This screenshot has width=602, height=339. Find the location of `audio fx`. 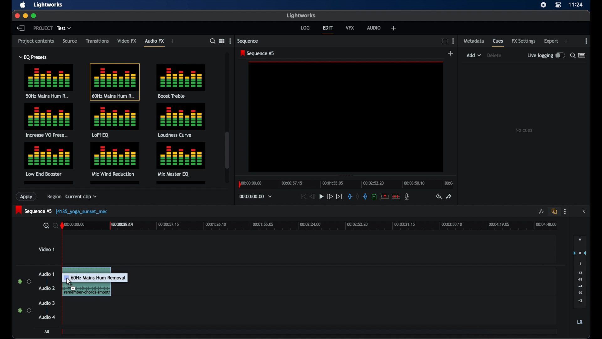

audio fx is located at coordinates (154, 42).